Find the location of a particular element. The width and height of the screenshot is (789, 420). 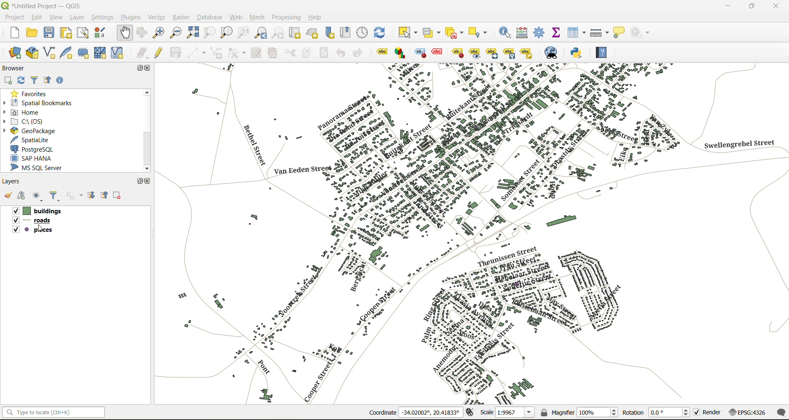

move a label\diagram or callout is located at coordinates (493, 54).